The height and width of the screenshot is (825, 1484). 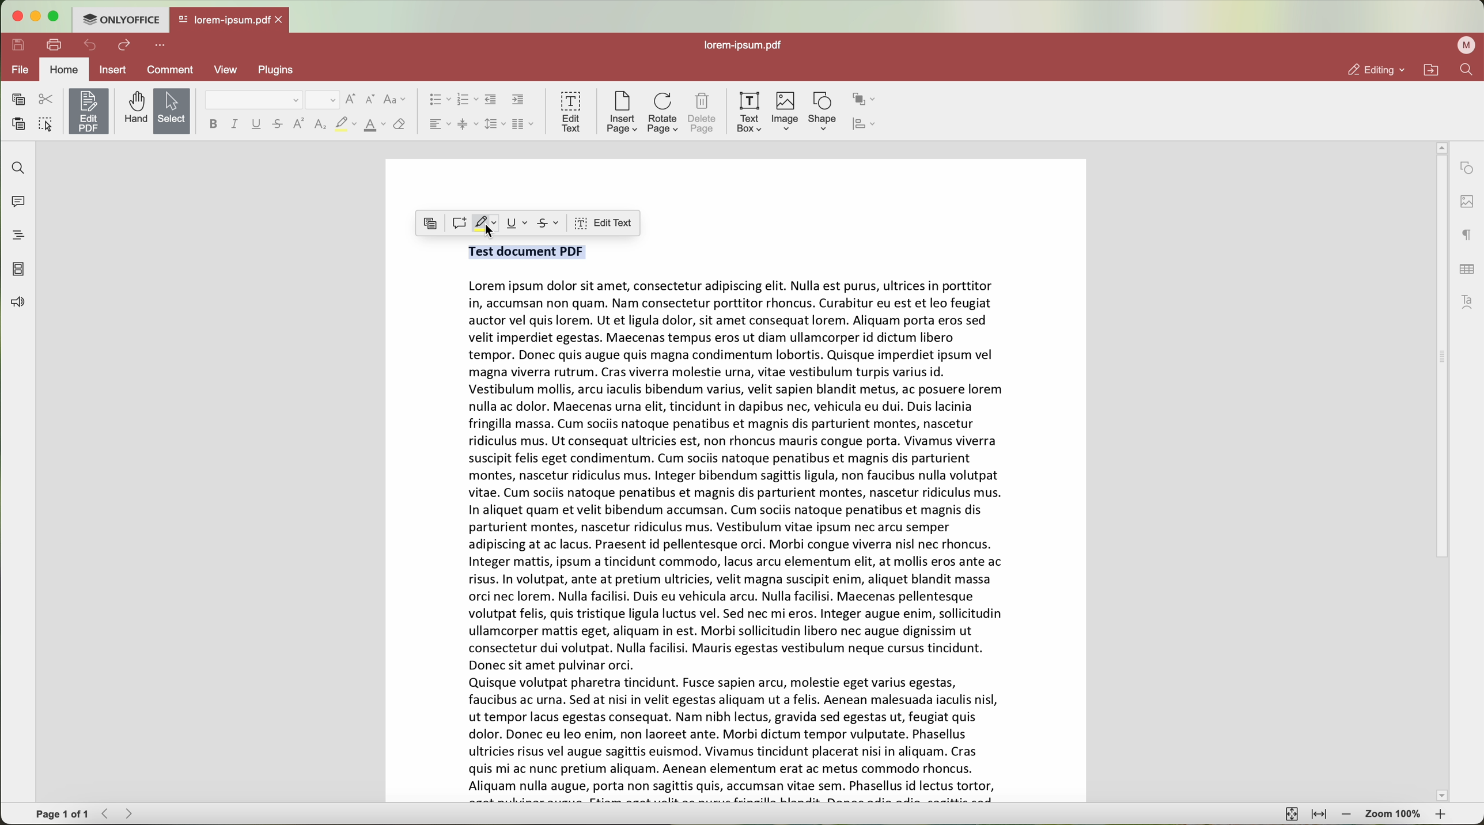 What do you see at coordinates (469, 124) in the screenshot?
I see `vertical align` at bounding box center [469, 124].